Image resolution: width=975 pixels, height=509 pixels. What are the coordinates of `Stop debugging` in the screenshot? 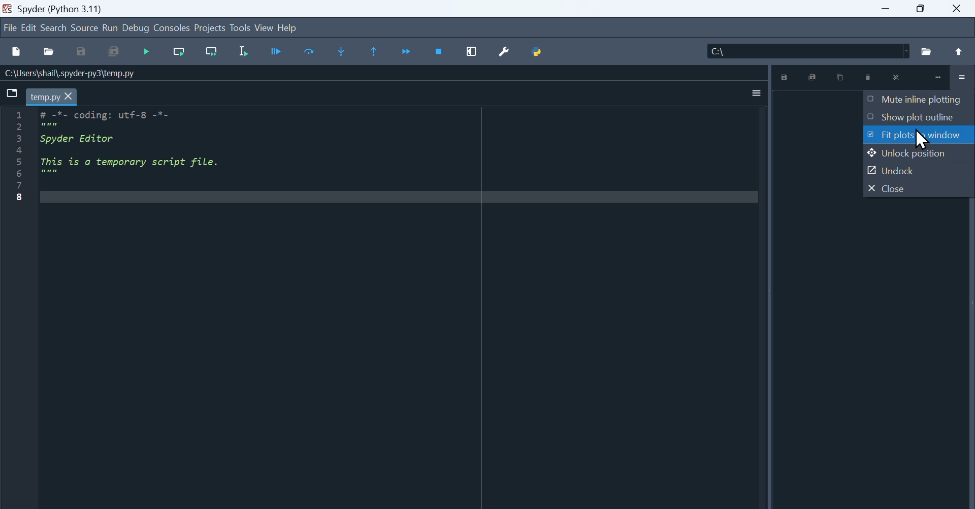 It's located at (146, 52).